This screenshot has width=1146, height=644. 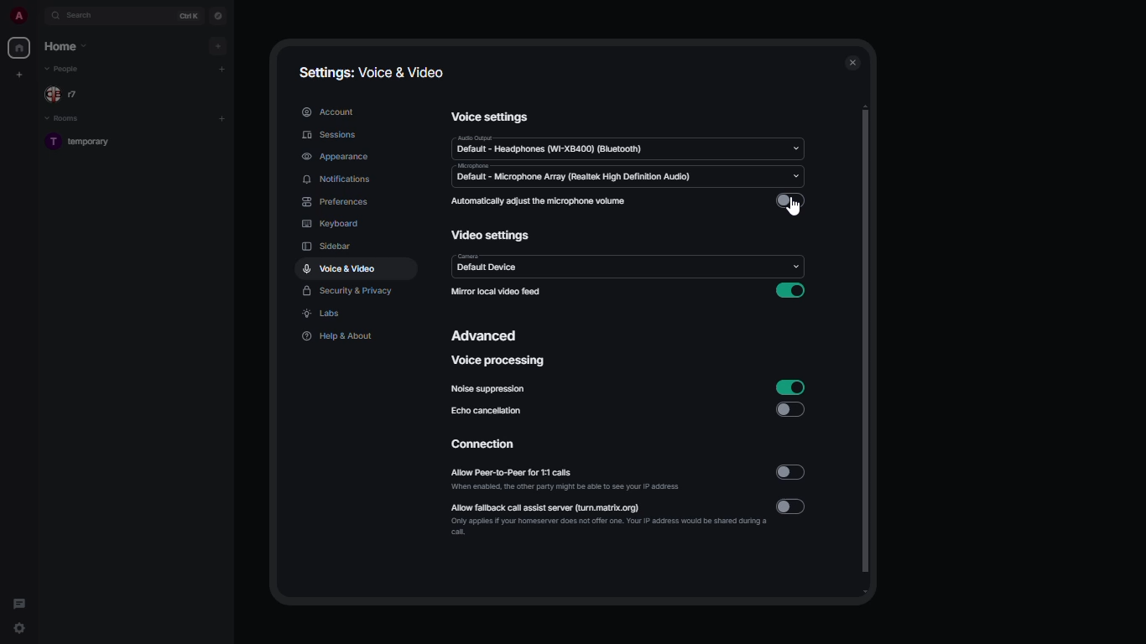 What do you see at coordinates (66, 70) in the screenshot?
I see `people` at bounding box center [66, 70].